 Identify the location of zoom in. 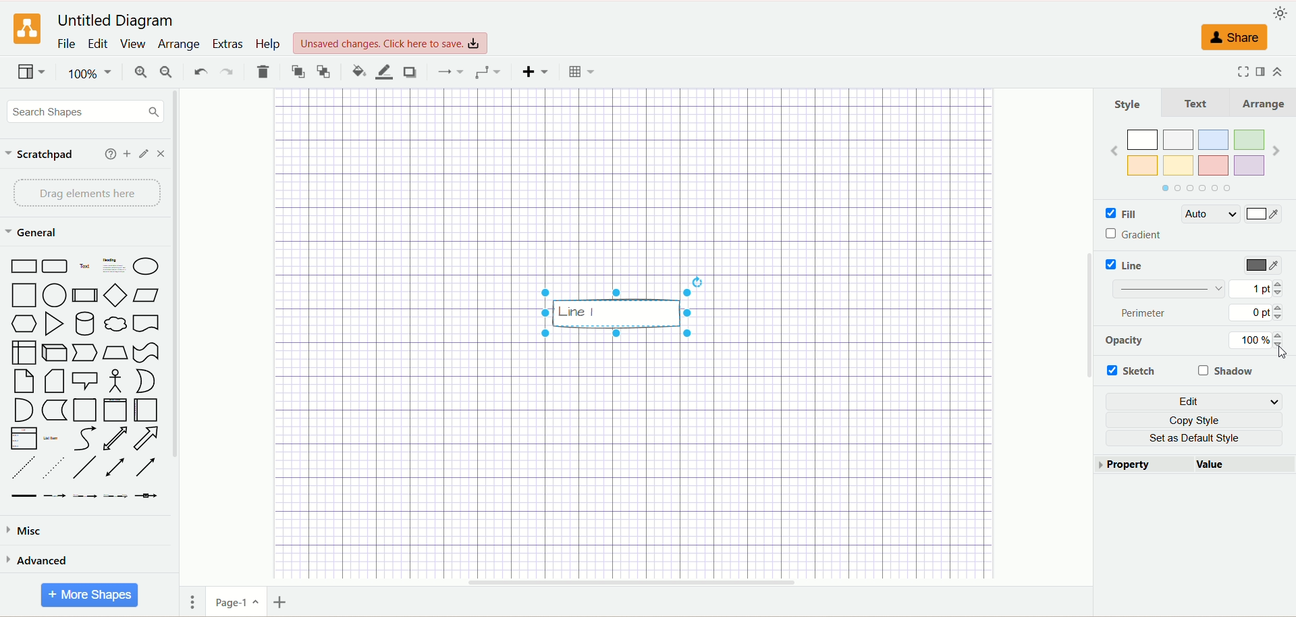
(138, 72).